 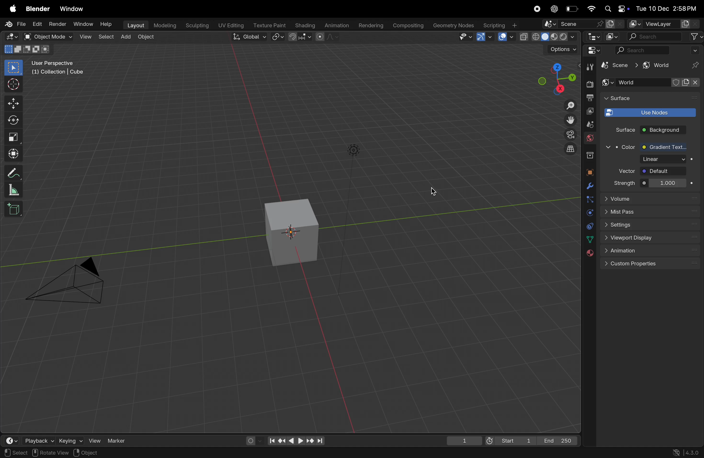 I want to click on annotate, so click(x=13, y=172).